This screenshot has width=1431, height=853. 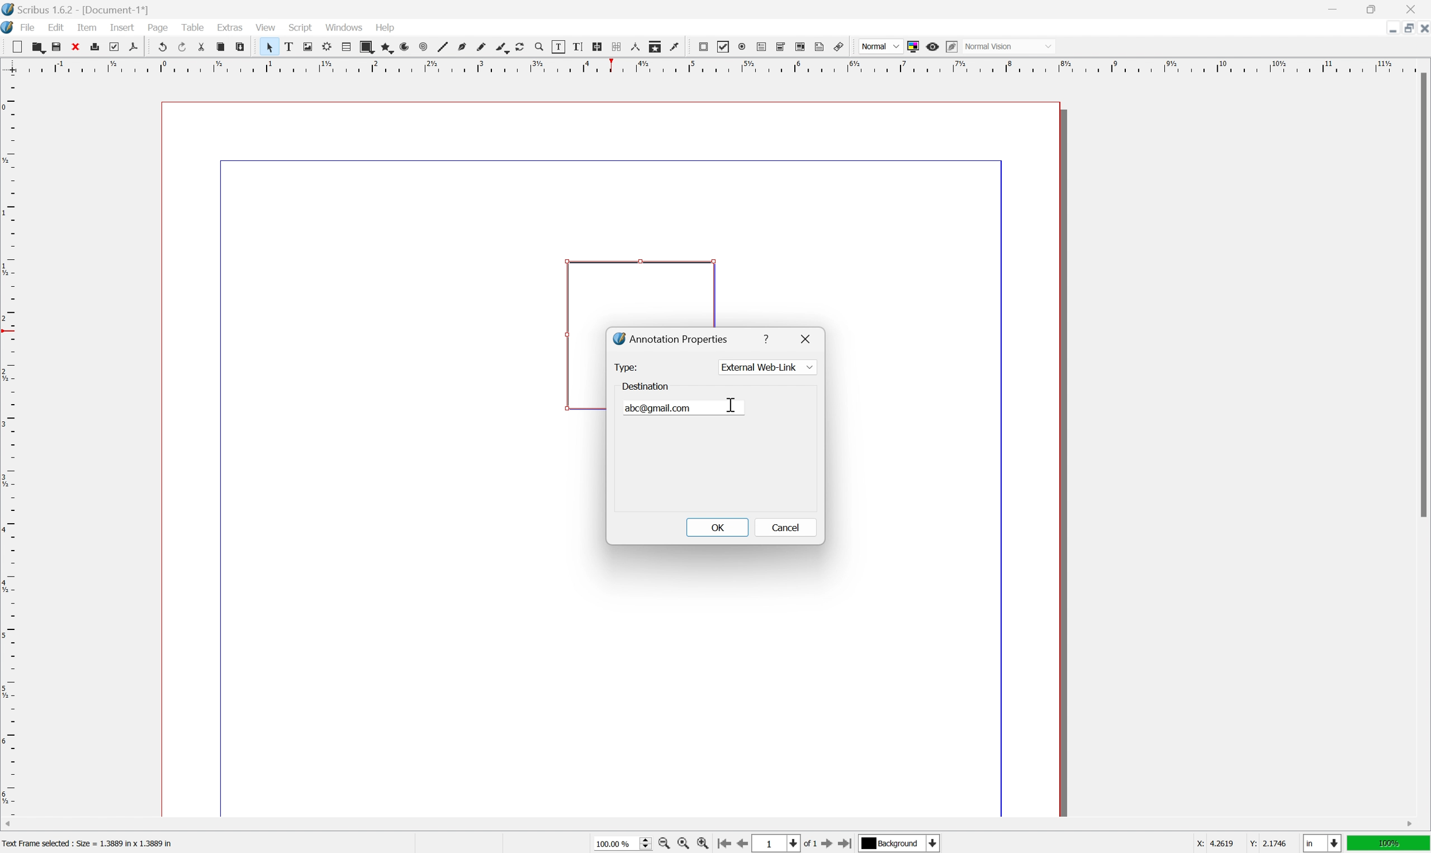 I want to click on edit, so click(x=56, y=27).